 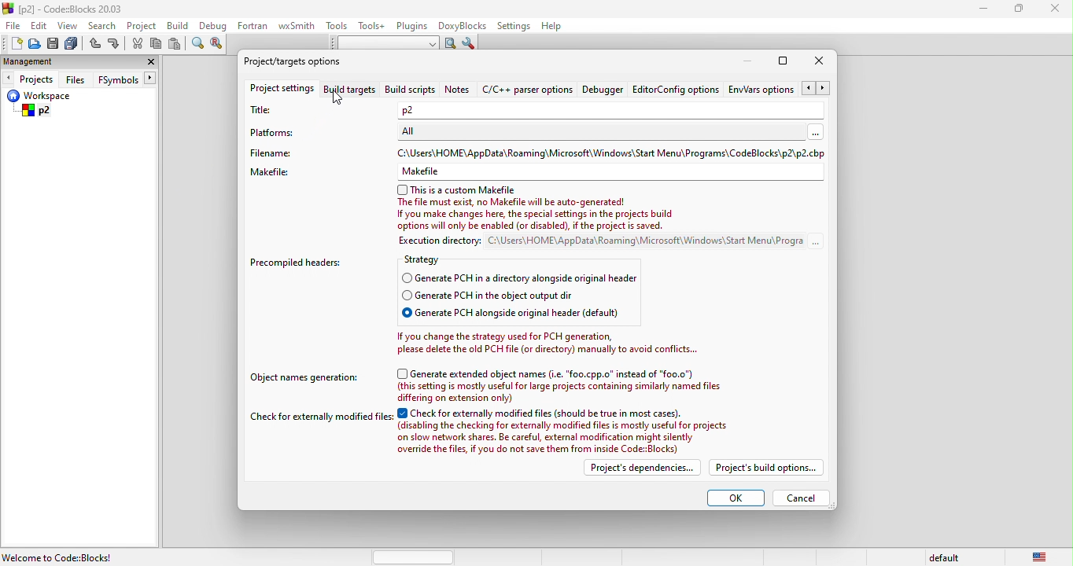 I want to click on projects dependencies, so click(x=640, y=468).